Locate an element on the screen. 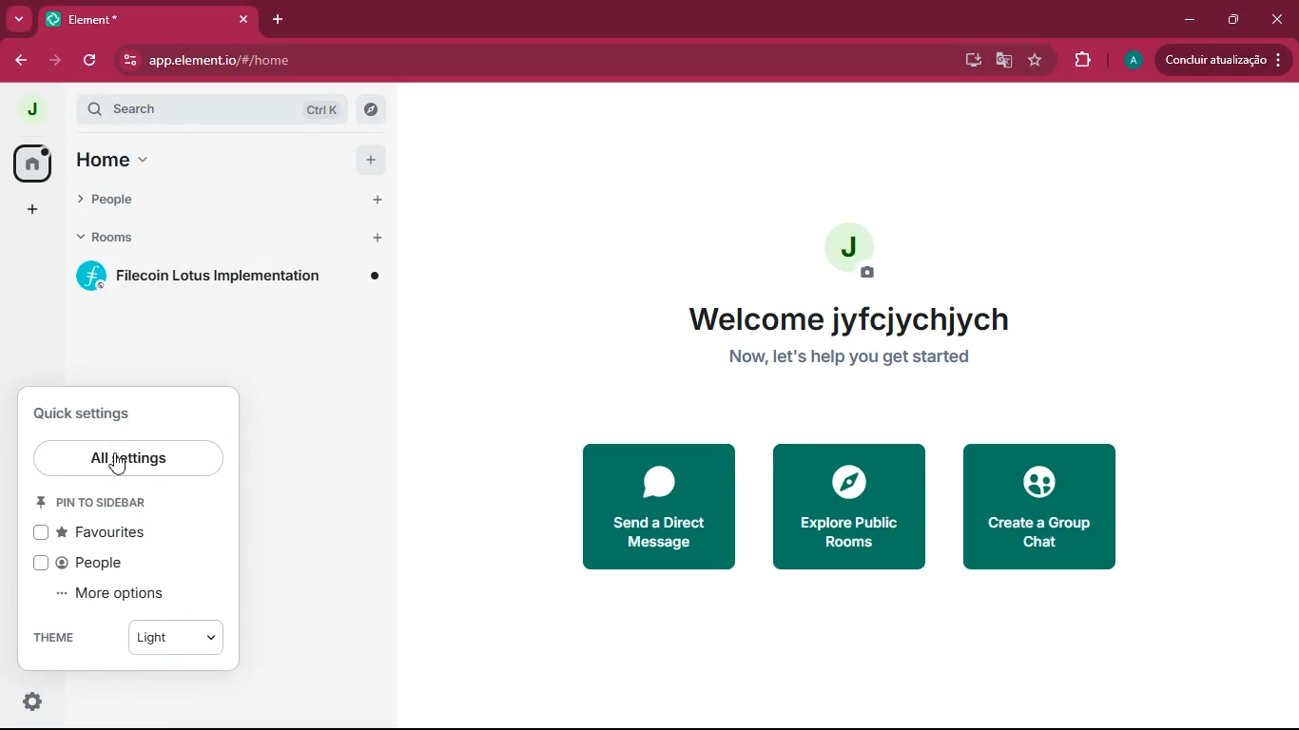 Image resolution: width=1299 pixels, height=730 pixels. more options is located at coordinates (118, 597).